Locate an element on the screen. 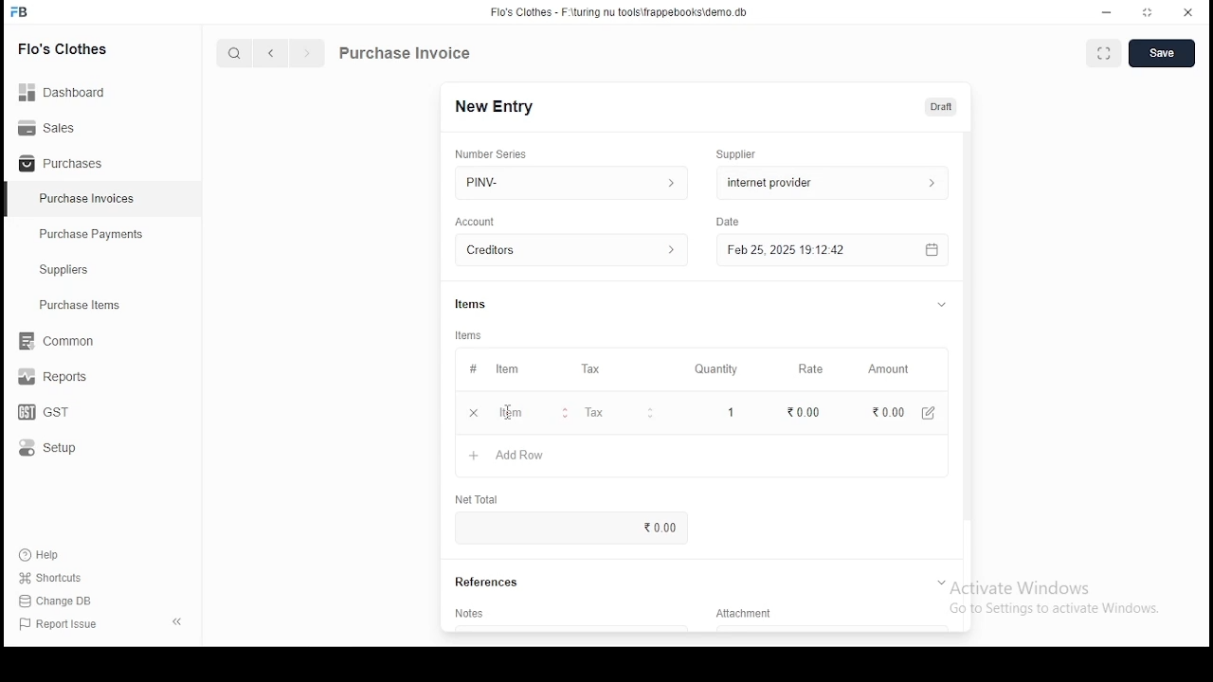 This screenshot has width=1213, height=682. flo's clothes is located at coordinates (65, 48).